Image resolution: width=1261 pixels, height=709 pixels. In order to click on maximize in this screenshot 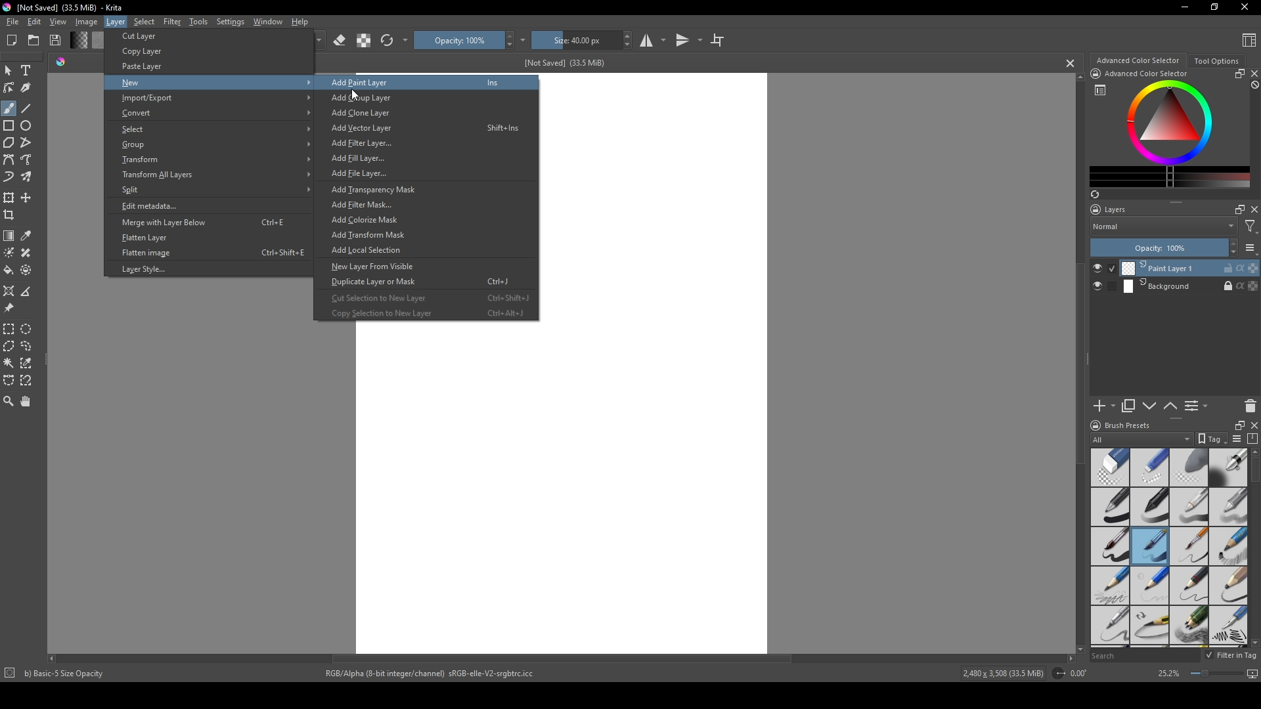, I will do `click(1237, 209)`.